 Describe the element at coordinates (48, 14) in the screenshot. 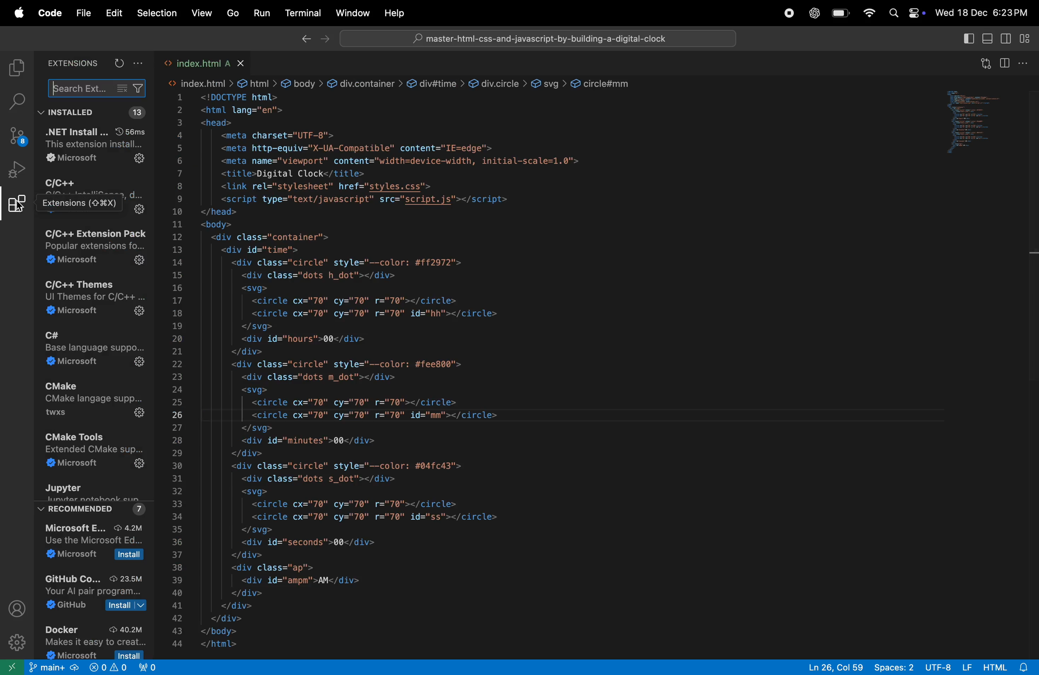

I see `code` at that location.